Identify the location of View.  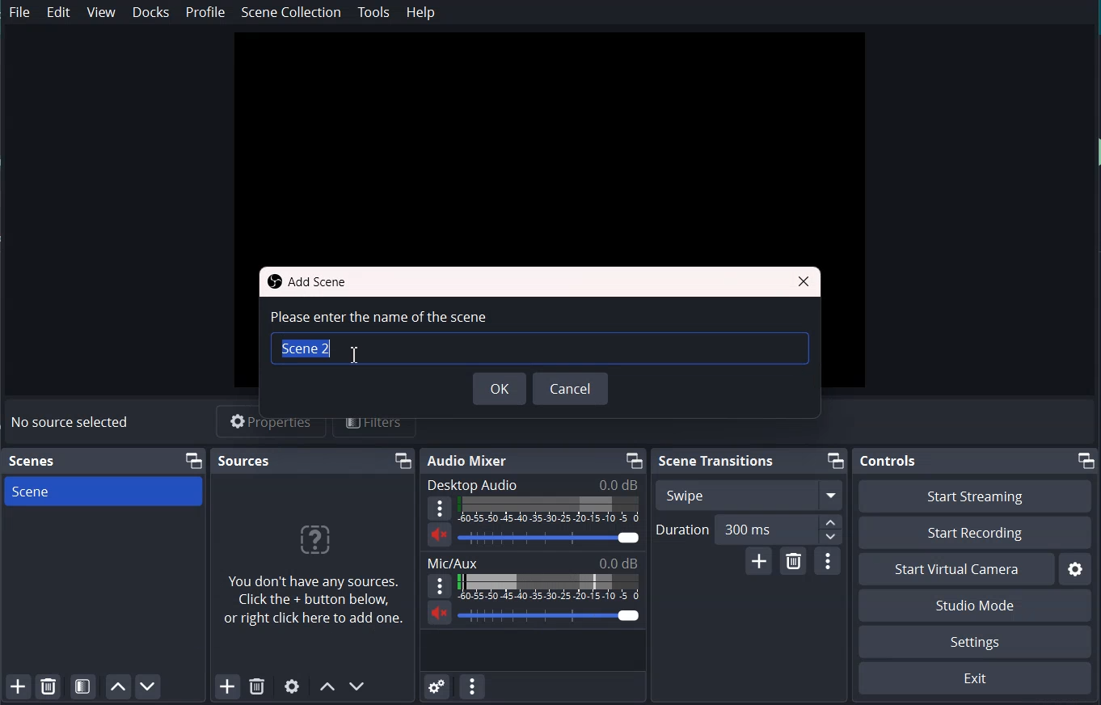
(103, 12).